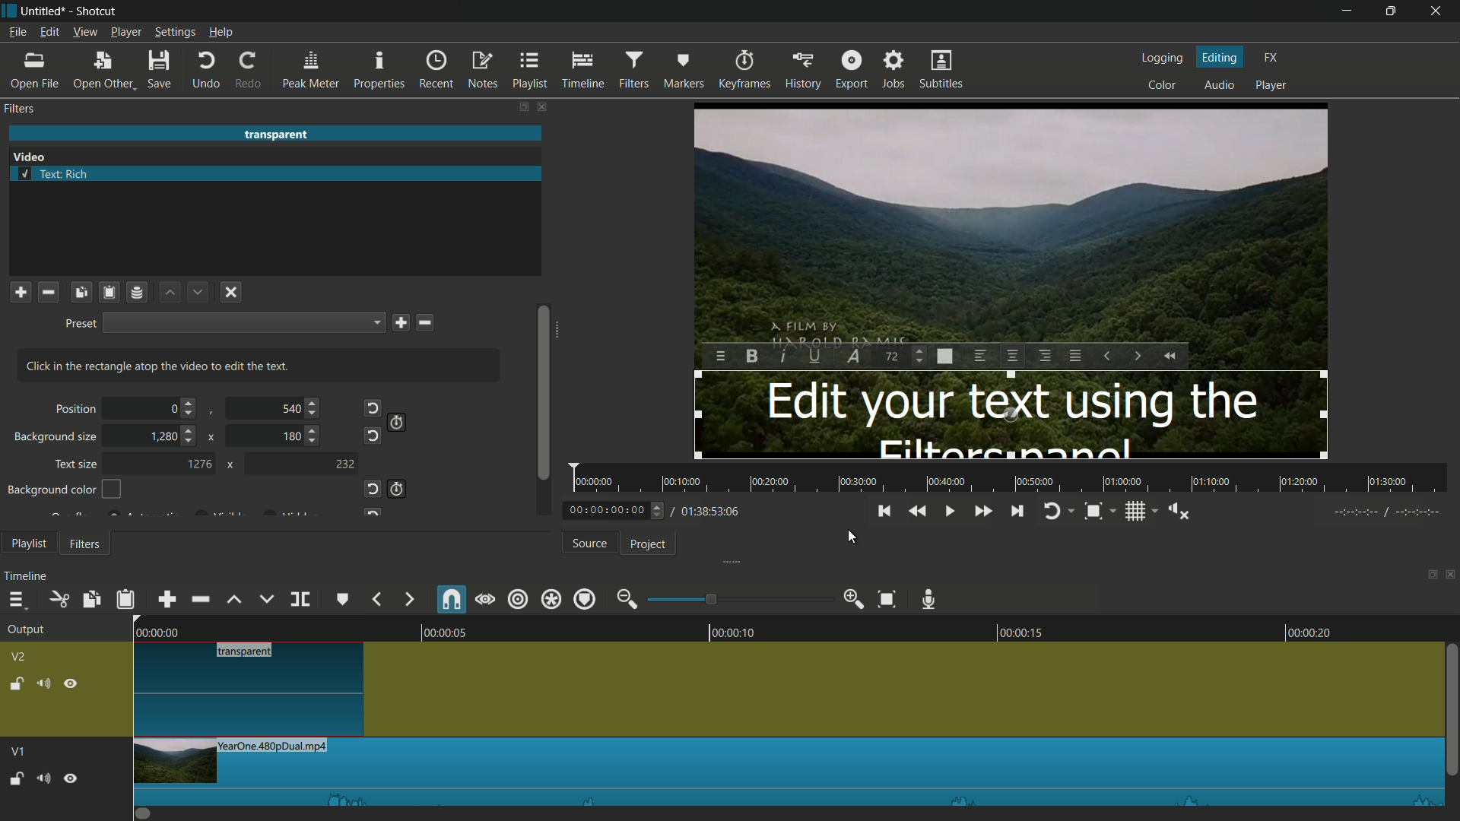 The image size is (1460, 821). Describe the element at coordinates (24, 630) in the screenshot. I see `output` at that location.